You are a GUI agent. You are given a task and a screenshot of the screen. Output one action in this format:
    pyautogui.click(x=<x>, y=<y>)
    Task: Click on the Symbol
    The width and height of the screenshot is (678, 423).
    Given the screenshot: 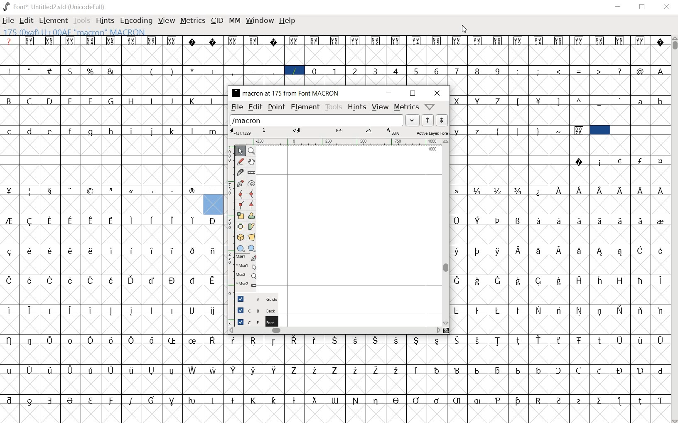 What is the action you would take?
    pyautogui.click(x=479, y=41)
    